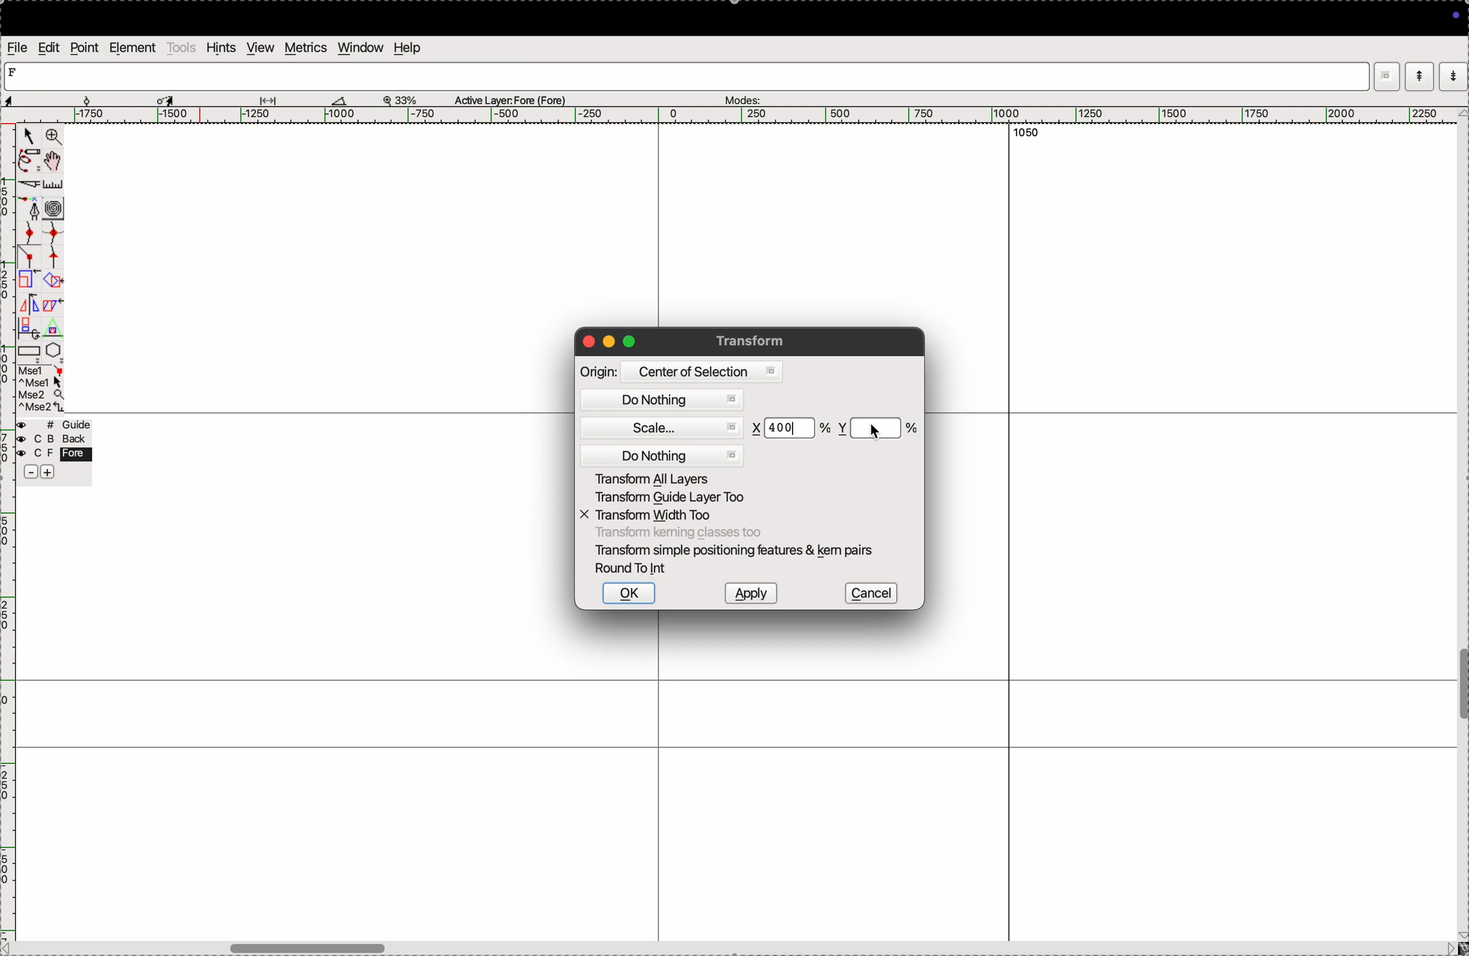 Image resolution: width=1469 pixels, height=956 pixels. I want to click on overlap, so click(54, 281).